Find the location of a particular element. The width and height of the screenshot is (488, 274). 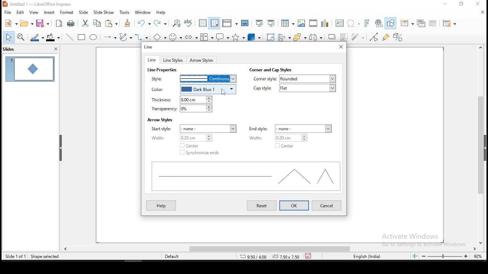

arrow styles is located at coordinates (160, 120).